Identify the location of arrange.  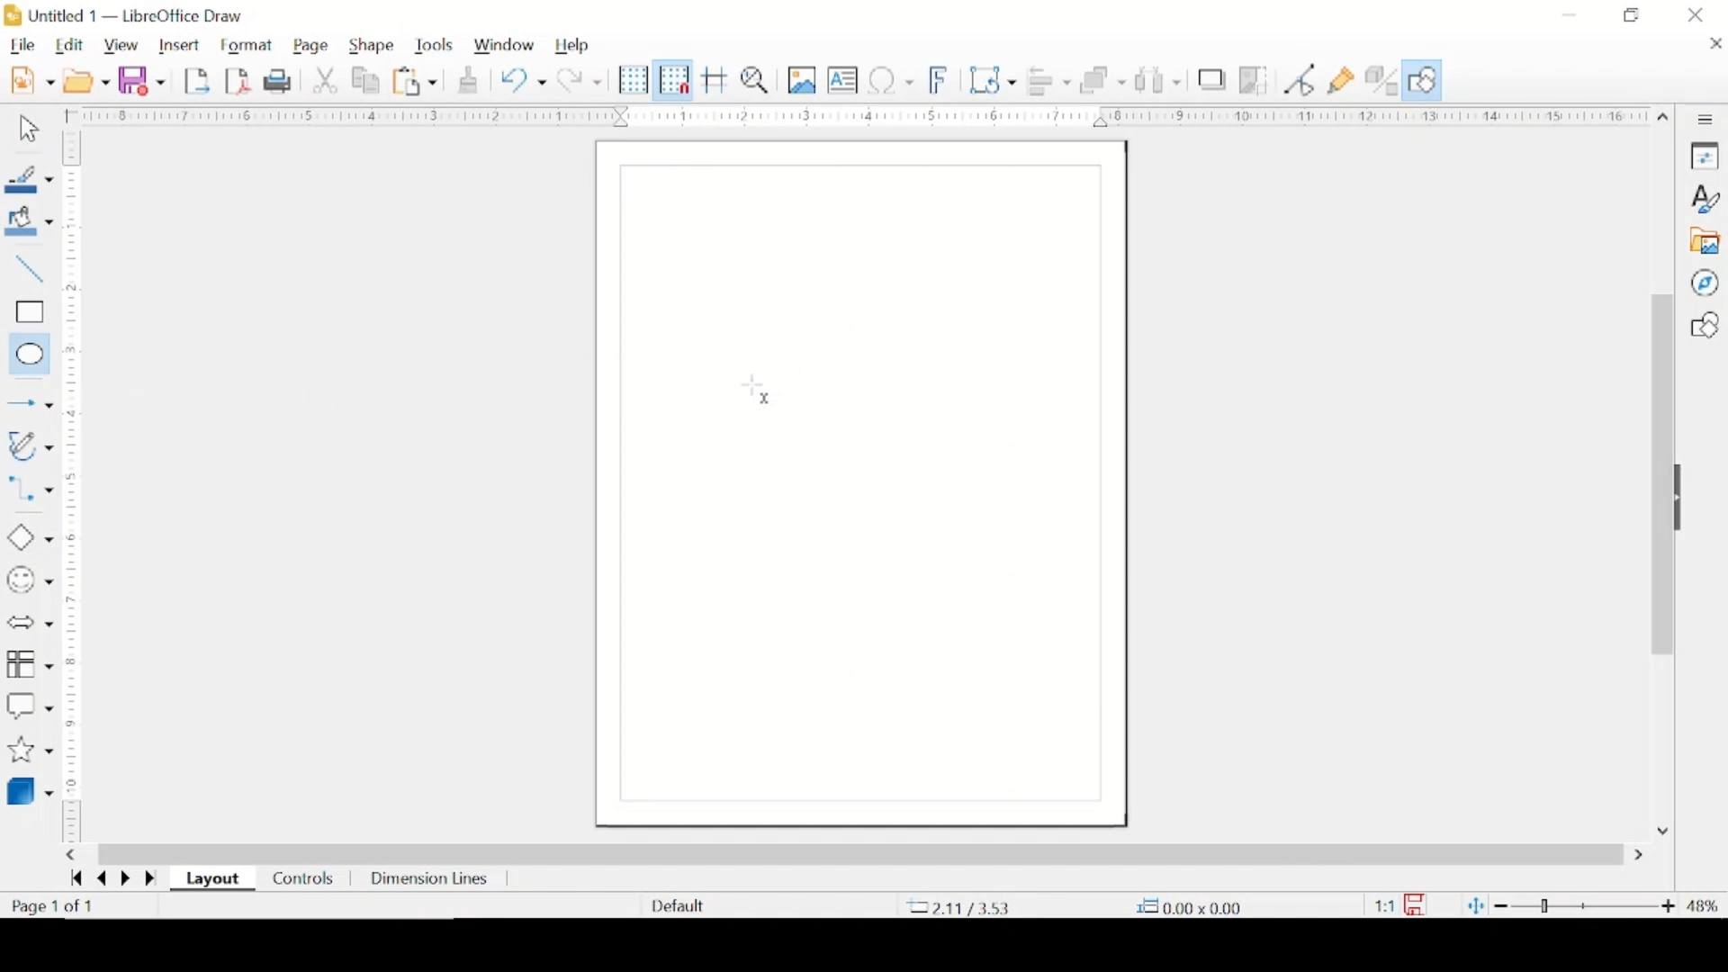
(1102, 80).